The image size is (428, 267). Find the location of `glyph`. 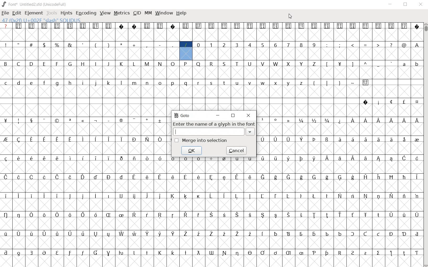

glyph is located at coordinates (31, 26).